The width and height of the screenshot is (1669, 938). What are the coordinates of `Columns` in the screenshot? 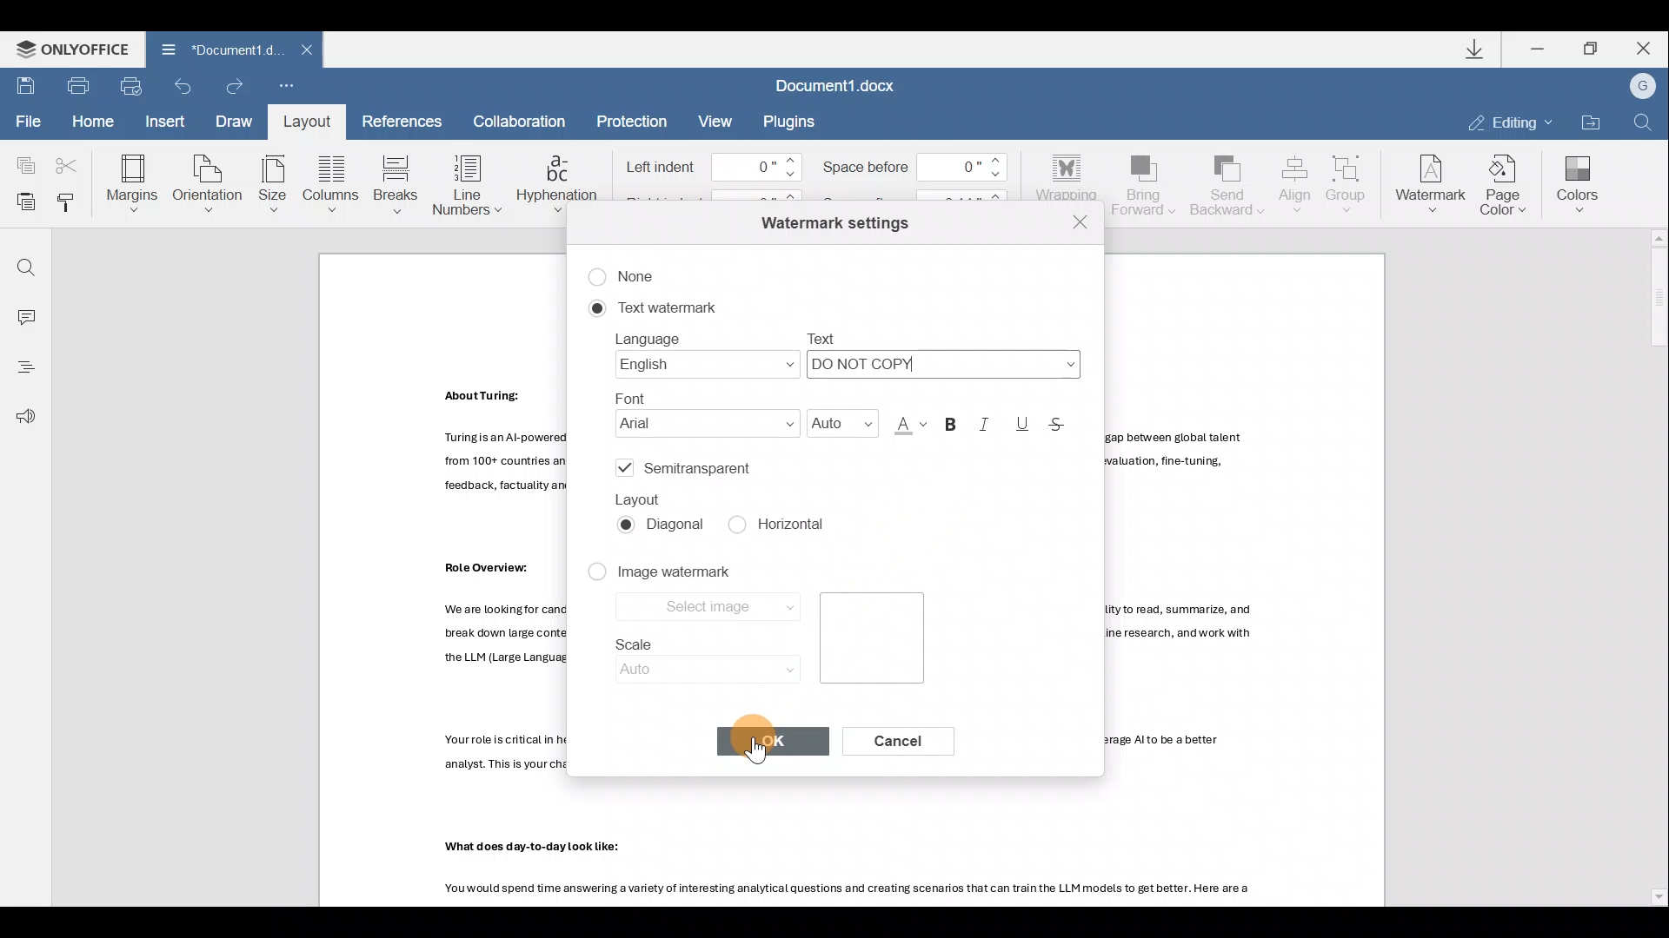 It's located at (333, 181).